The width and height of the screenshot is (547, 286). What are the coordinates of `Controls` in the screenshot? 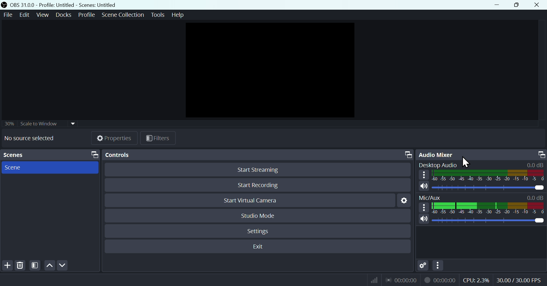 It's located at (257, 155).